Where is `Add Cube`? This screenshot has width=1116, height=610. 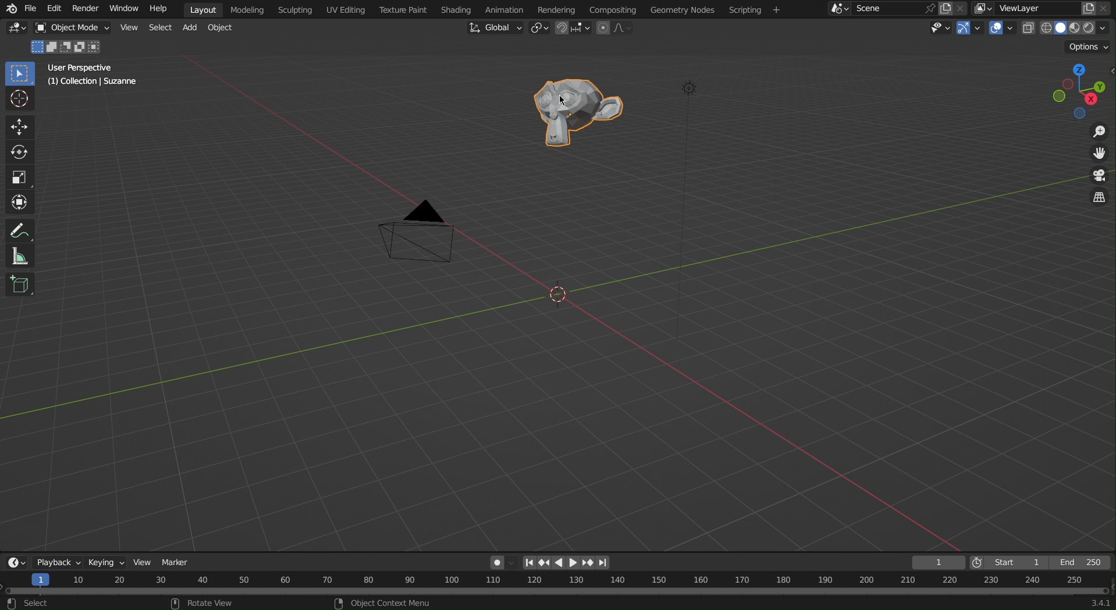
Add Cube is located at coordinates (19, 285).